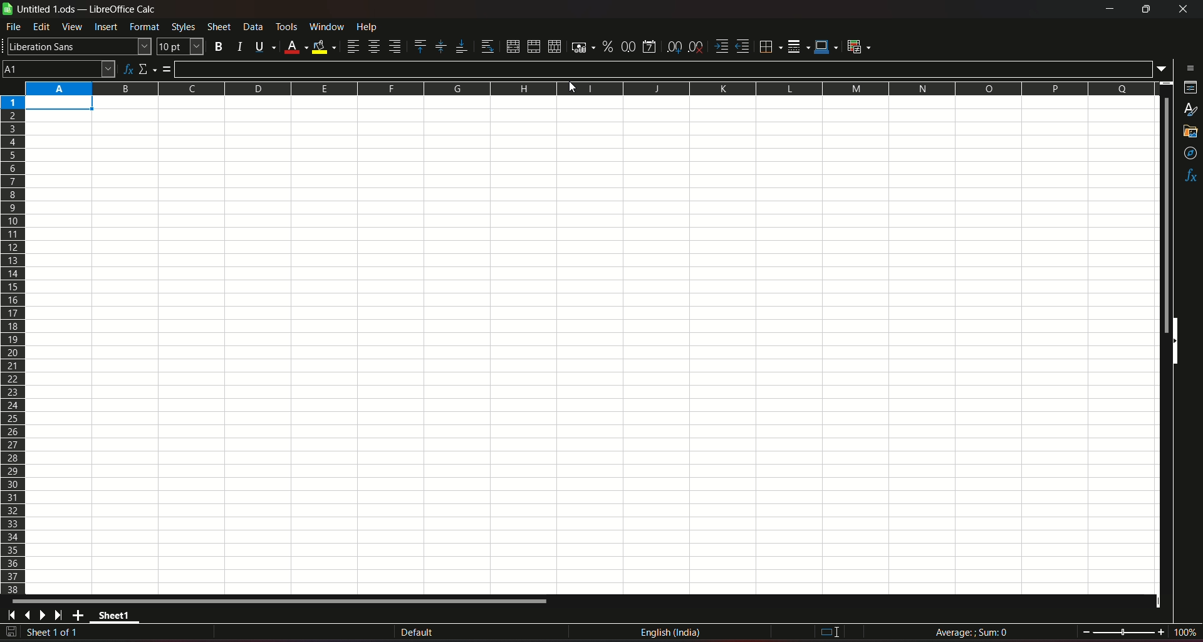  Describe the element at coordinates (182, 27) in the screenshot. I see `Styles` at that location.